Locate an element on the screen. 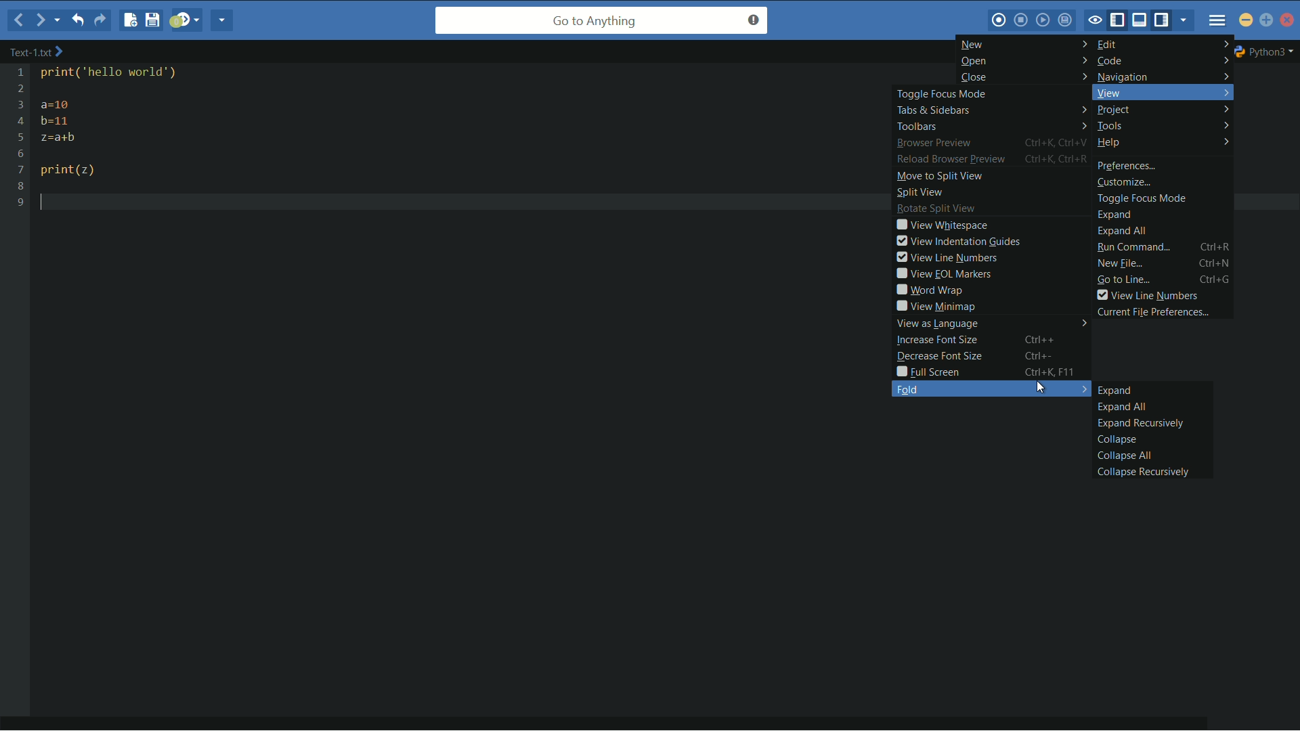  run command is located at coordinates (1134, 248).